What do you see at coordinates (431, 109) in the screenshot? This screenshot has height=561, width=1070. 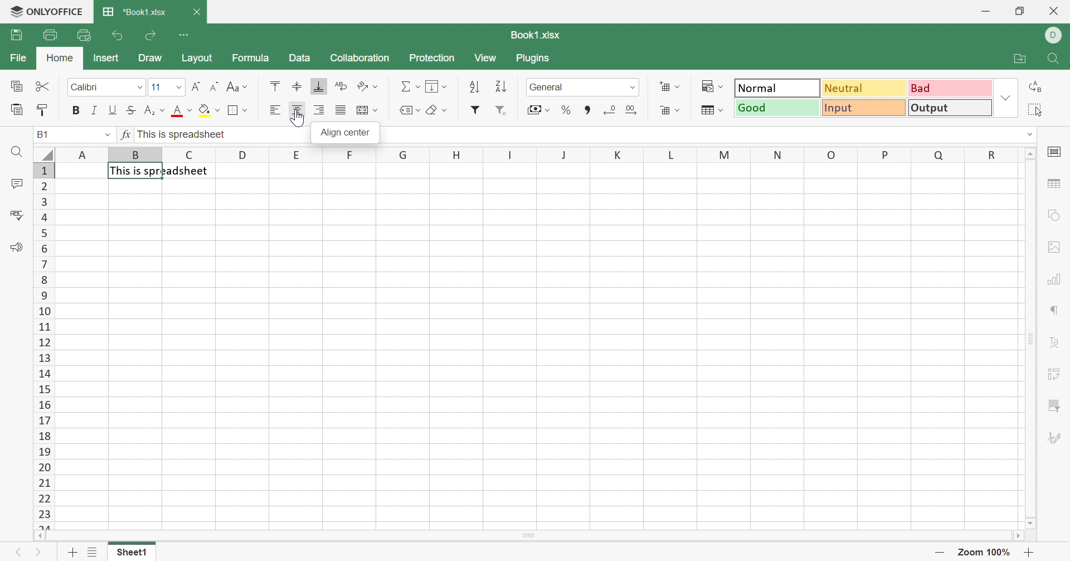 I see `Clear` at bounding box center [431, 109].